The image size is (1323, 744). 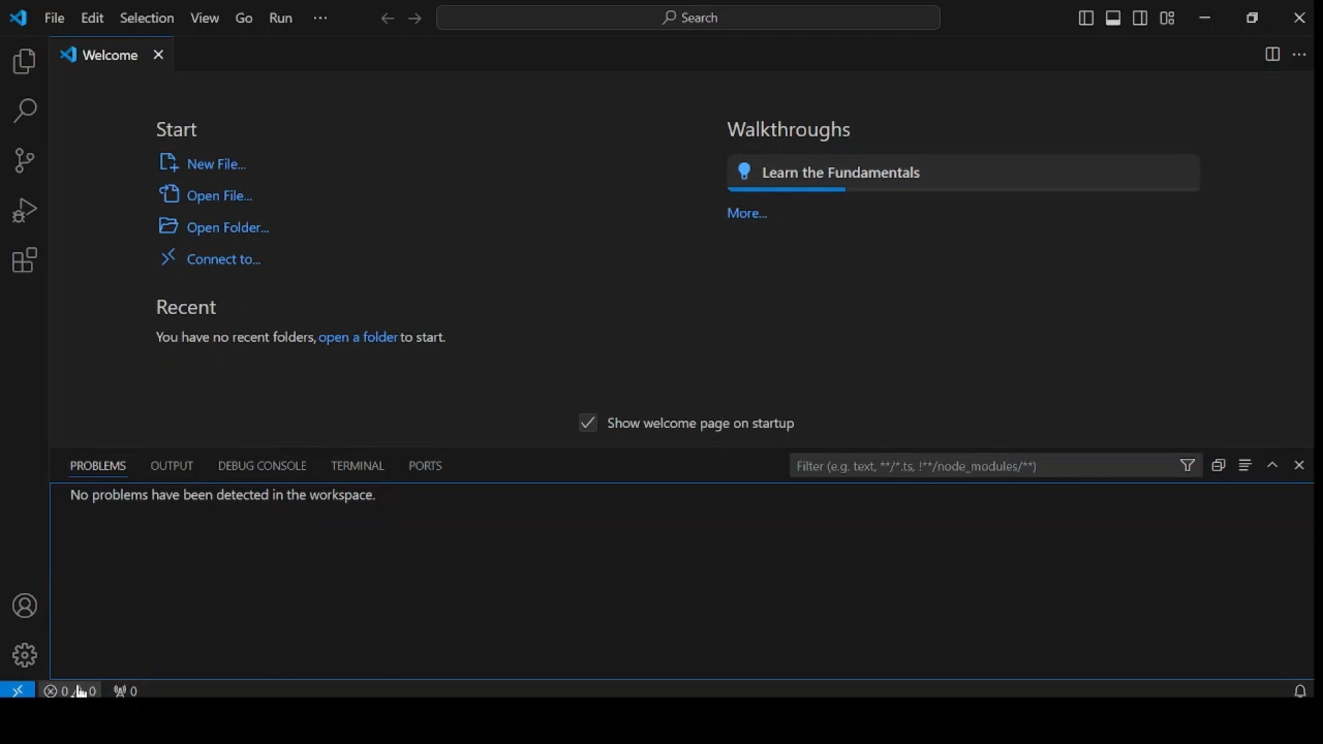 I want to click on extensions, so click(x=23, y=260).